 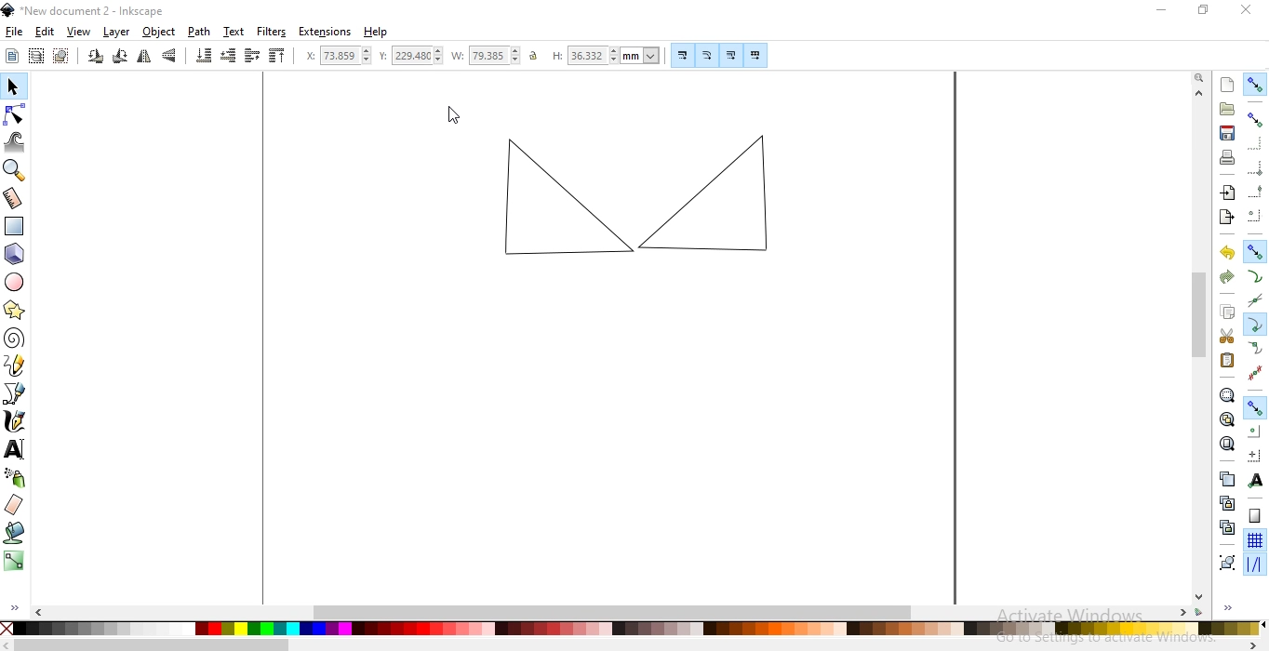 What do you see at coordinates (13, 32) in the screenshot?
I see `file` at bounding box center [13, 32].